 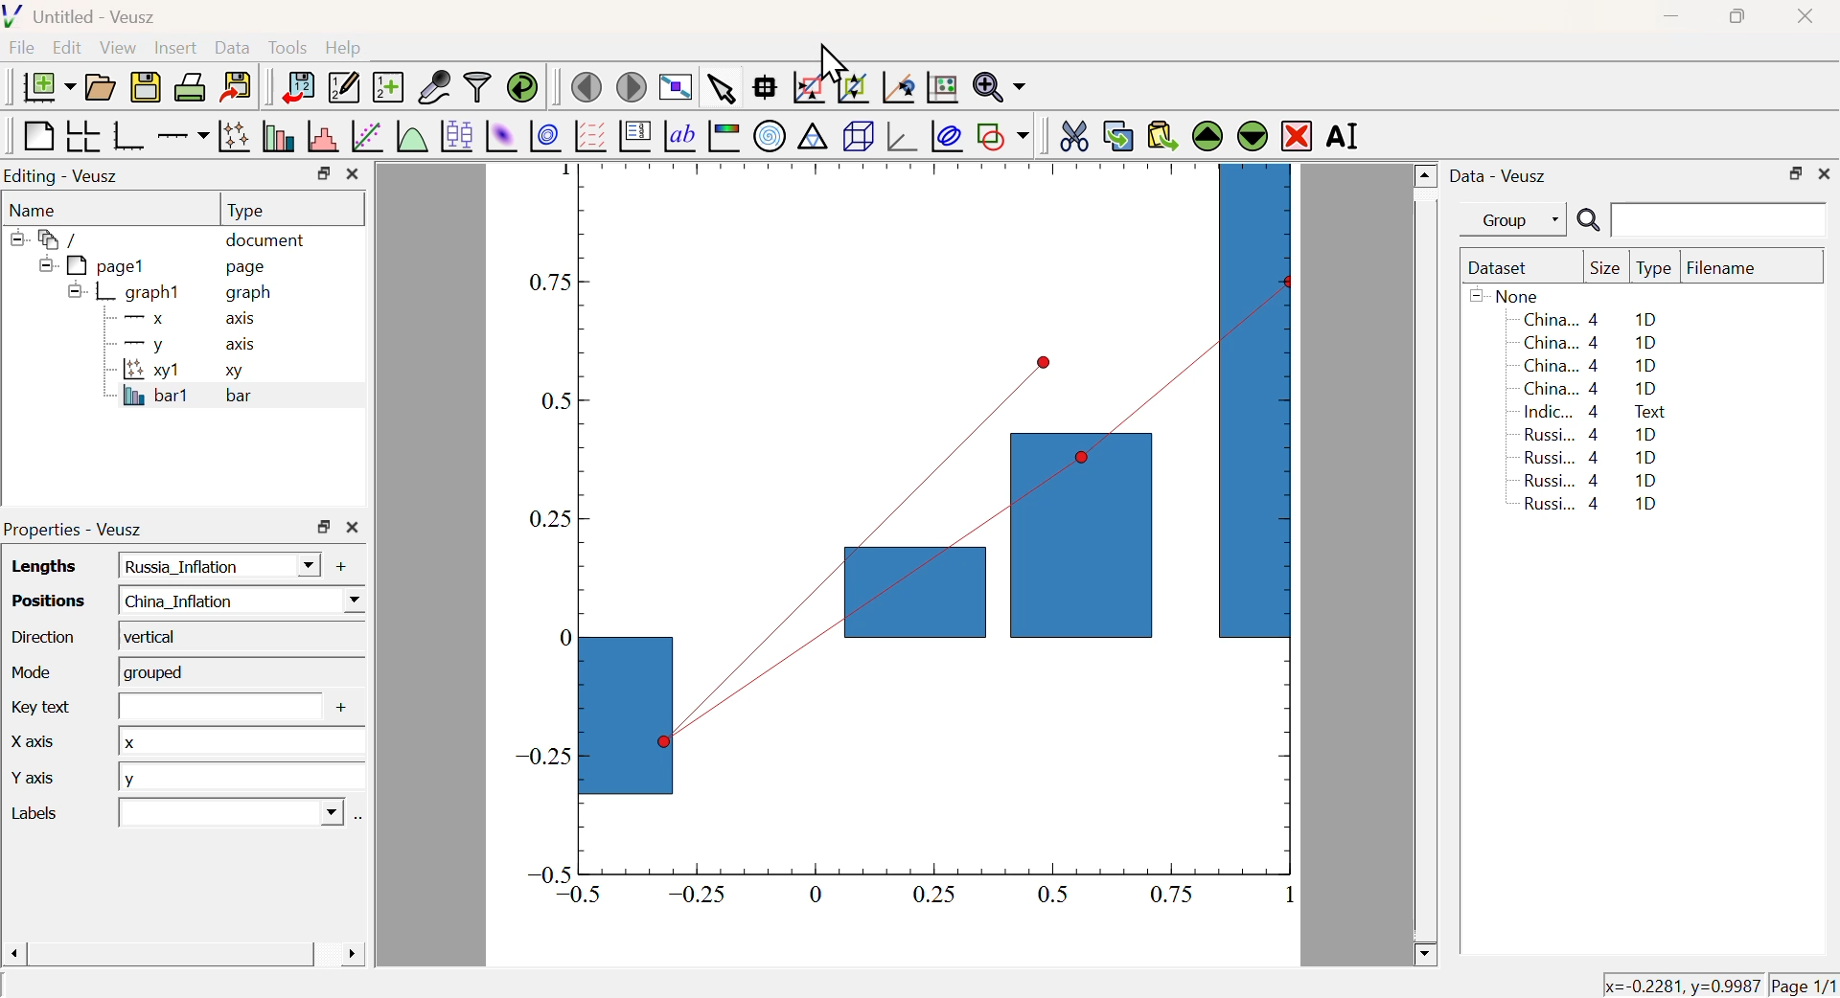 What do you see at coordinates (720, 92) in the screenshot?
I see `Select items from graph or scroll` at bounding box center [720, 92].